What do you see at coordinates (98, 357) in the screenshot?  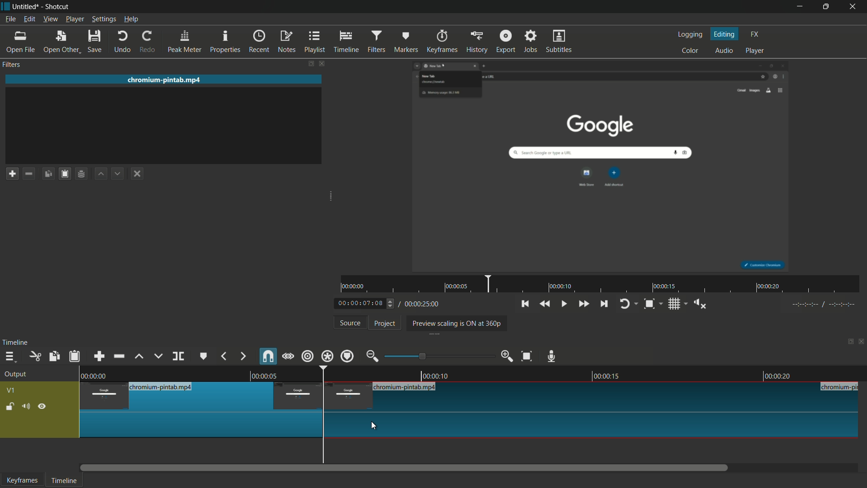 I see `append` at bounding box center [98, 357].